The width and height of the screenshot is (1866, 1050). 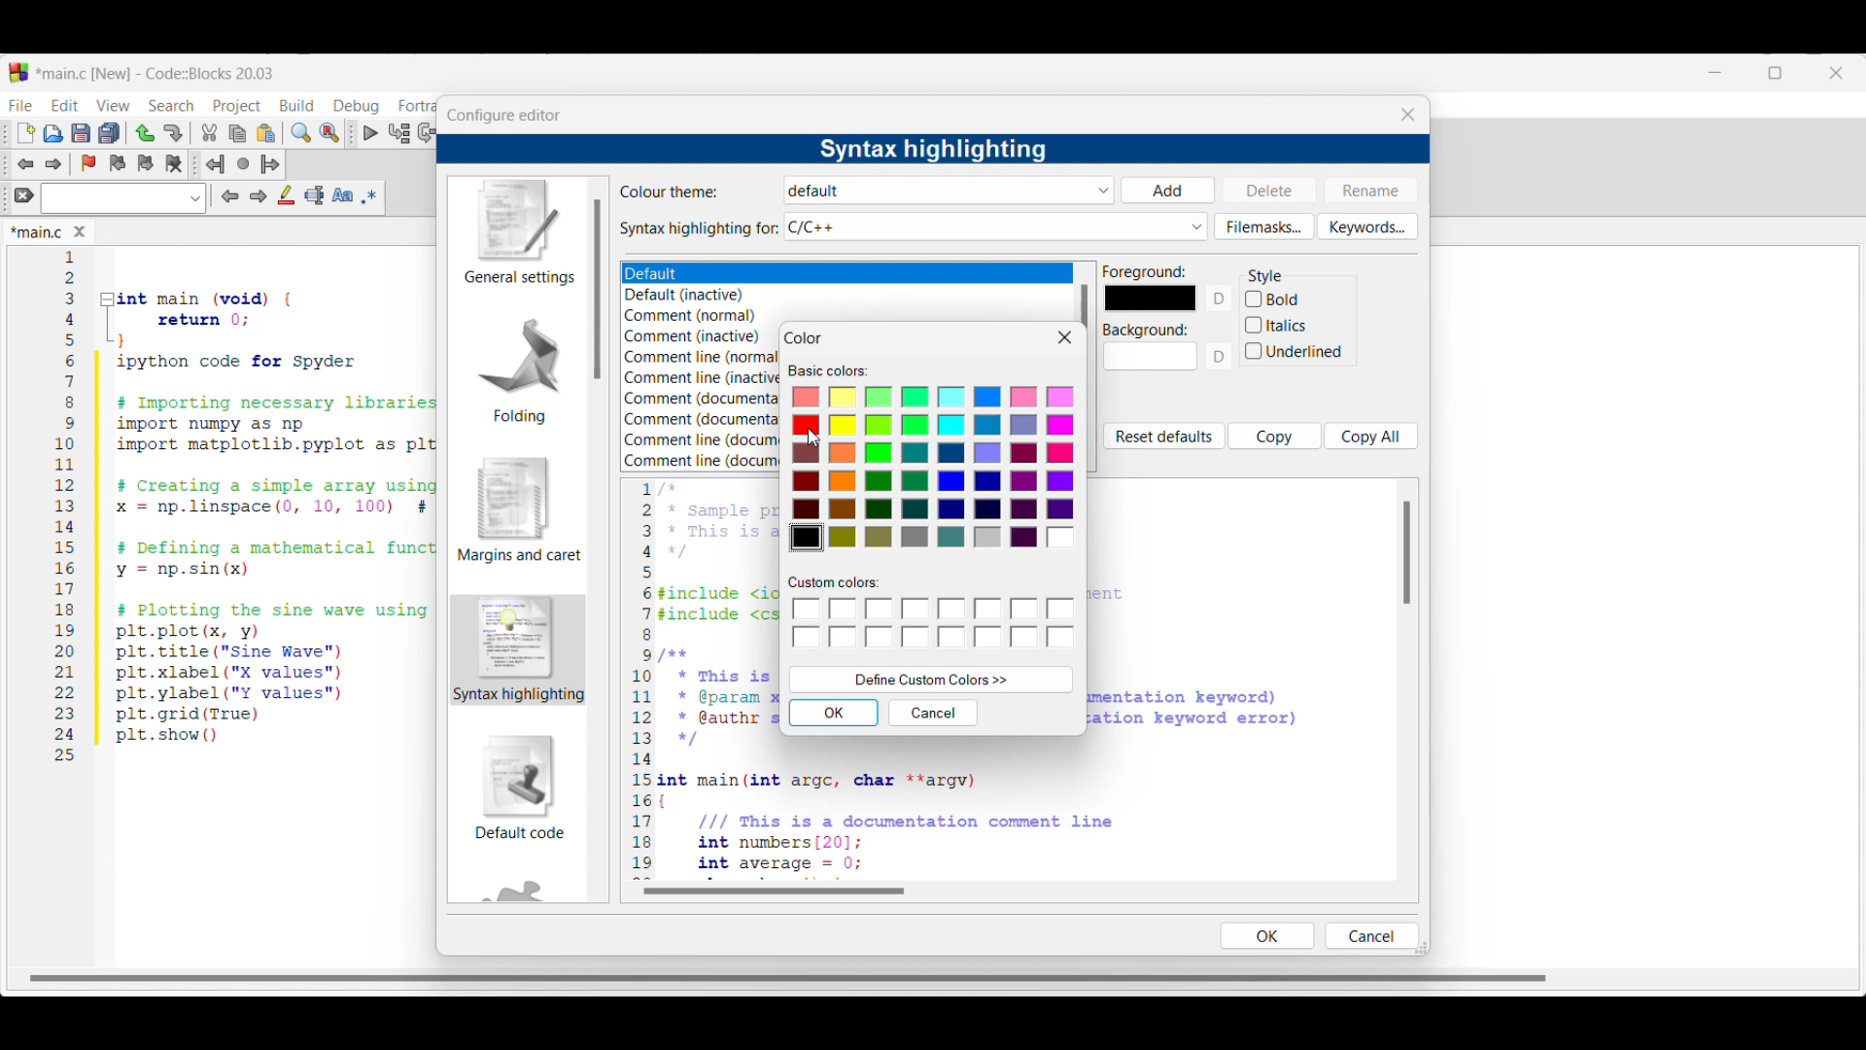 What do you see at coordinates (834, 713) in the screenshot?
I see `OK` at bounding box center [834, 713].